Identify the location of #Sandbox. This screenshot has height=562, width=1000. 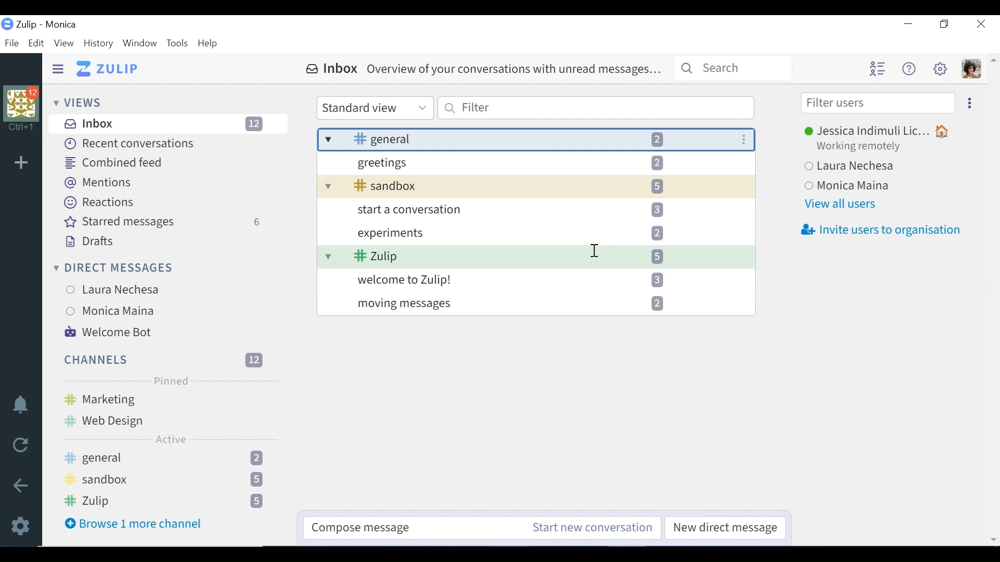
(163, 479).